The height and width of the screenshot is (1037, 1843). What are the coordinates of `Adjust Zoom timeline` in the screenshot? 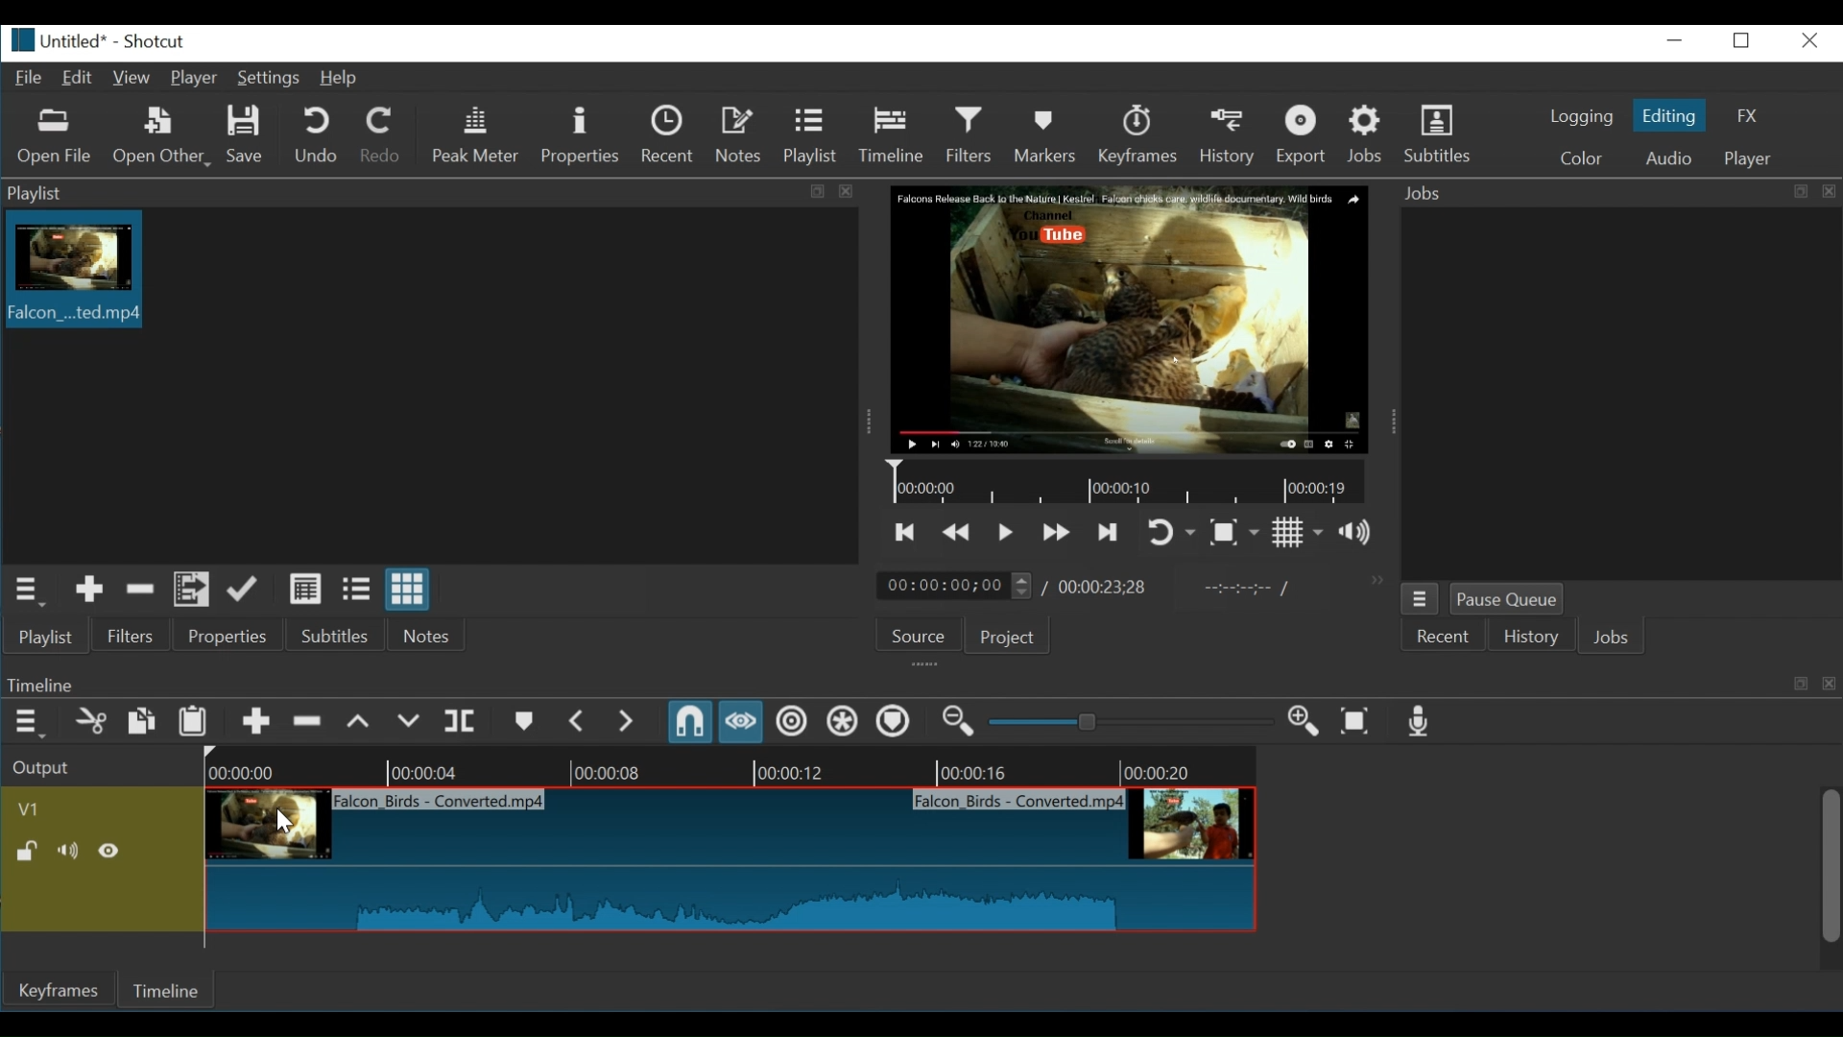 It's located at (1128, 721).